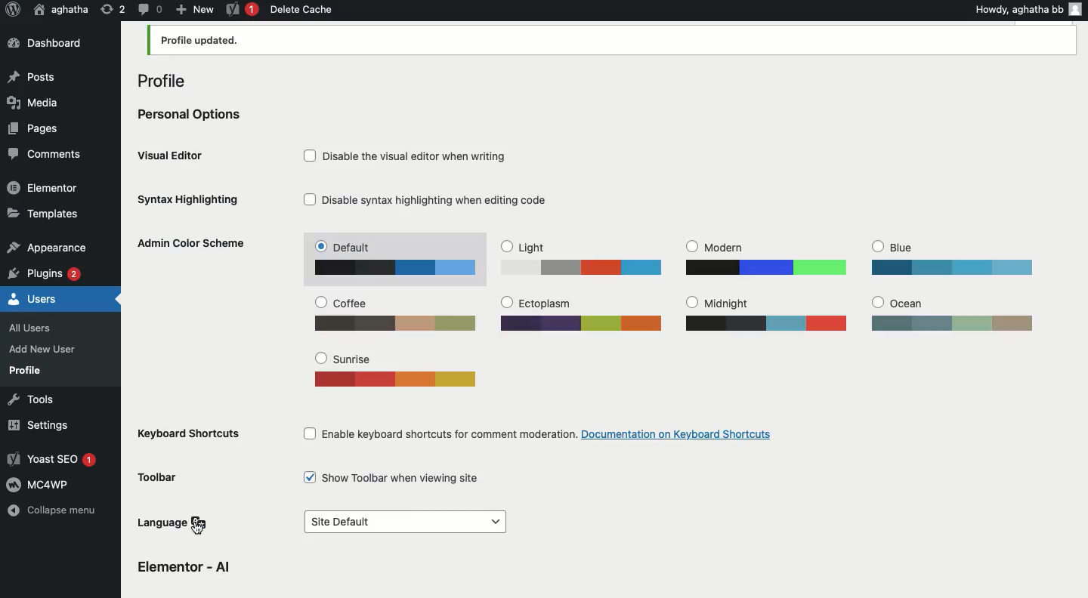  What do you see at coordinates (51, 44) in the screenshot?
I see `Dashboard` at bounding box center [51, 44].